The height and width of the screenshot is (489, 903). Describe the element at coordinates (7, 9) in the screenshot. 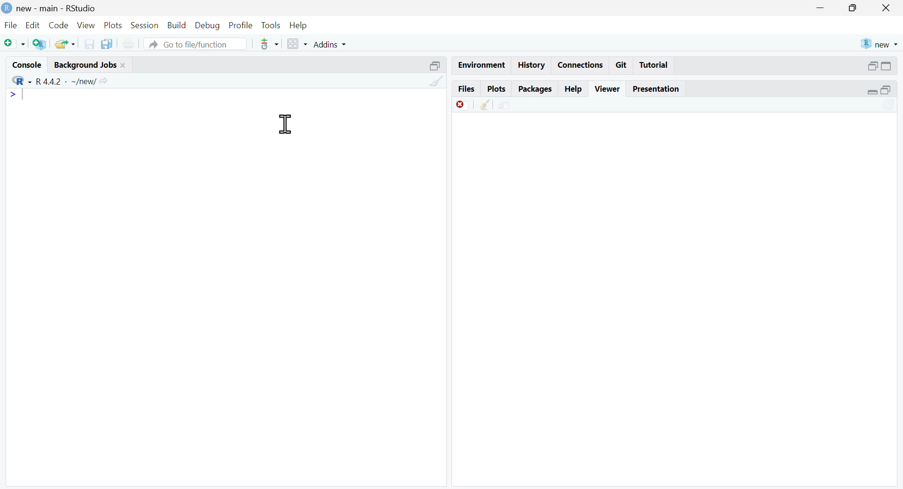

I see `logo` at that location.